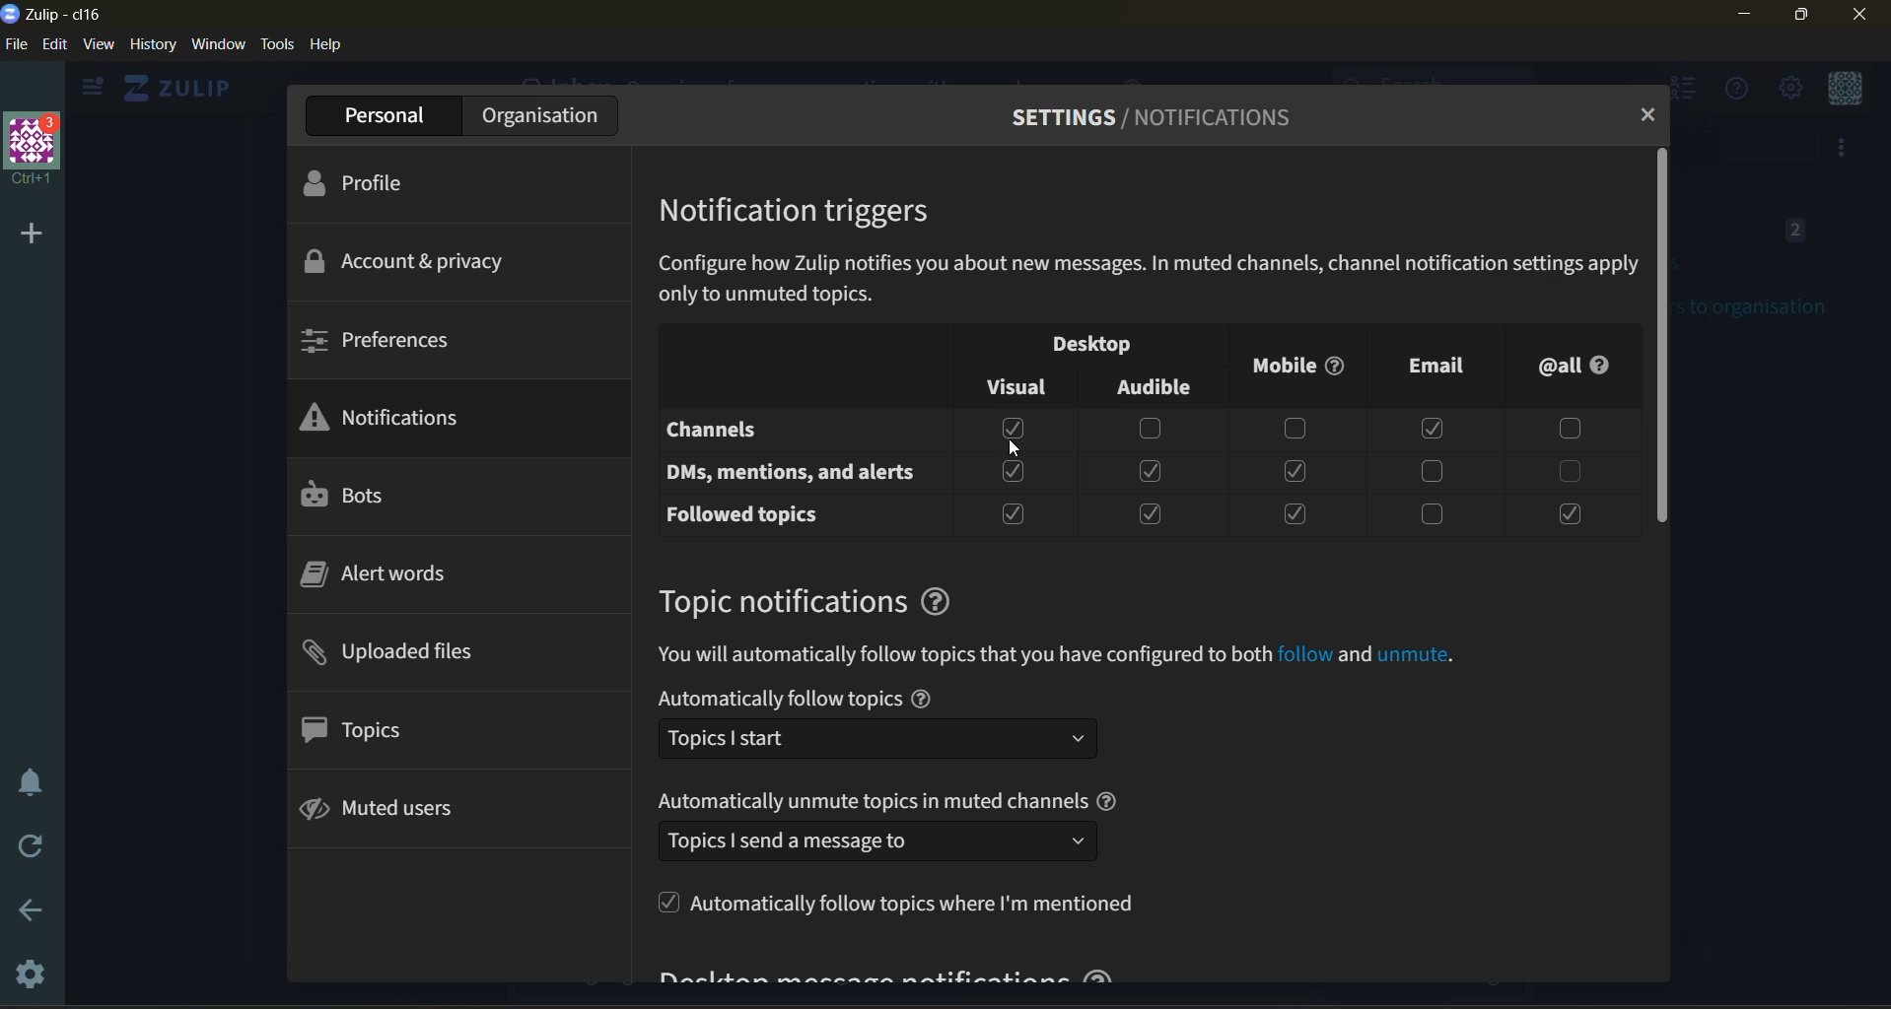 This screenshot has height=1009, width=1891. I want to click on checkbox, so click(1015, 471).